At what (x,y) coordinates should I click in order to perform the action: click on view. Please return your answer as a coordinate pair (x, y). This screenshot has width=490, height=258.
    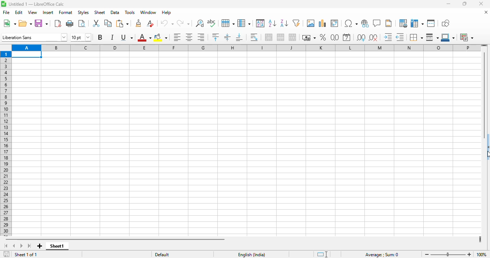
    Looking at the image, I should click on (32, 13).